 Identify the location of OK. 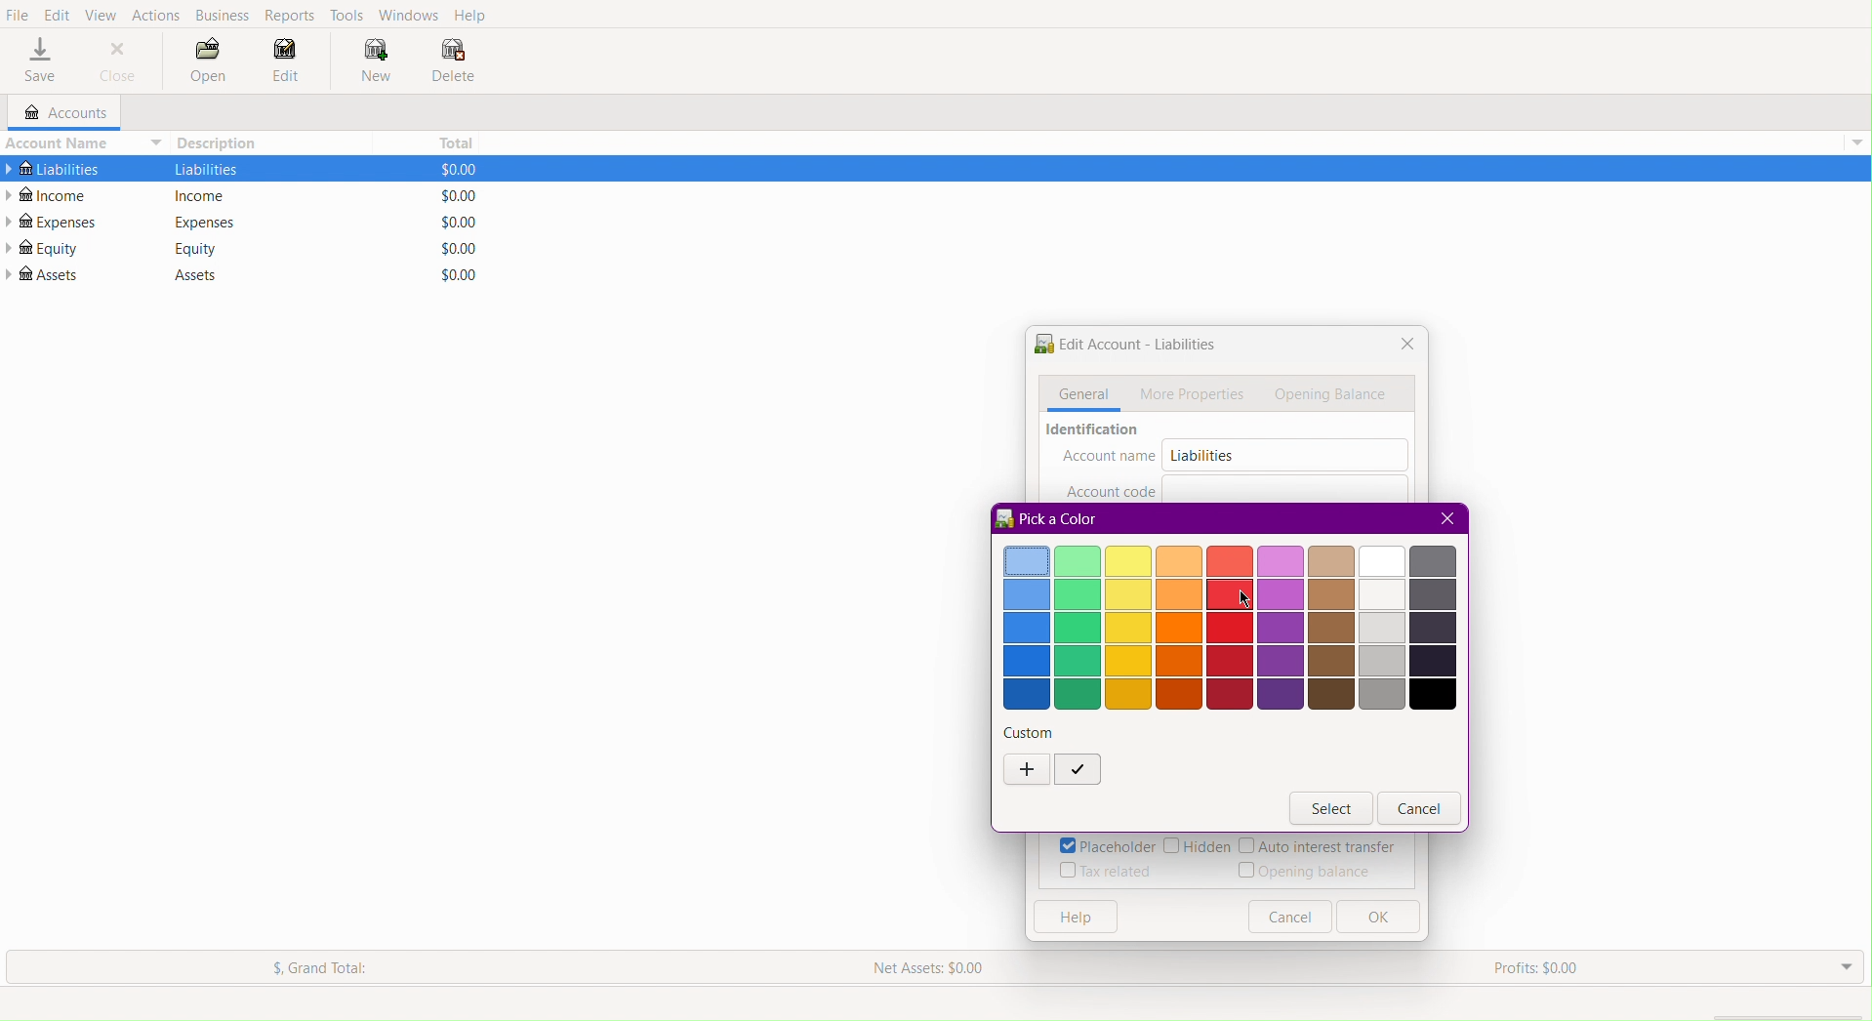
(1377, 918).